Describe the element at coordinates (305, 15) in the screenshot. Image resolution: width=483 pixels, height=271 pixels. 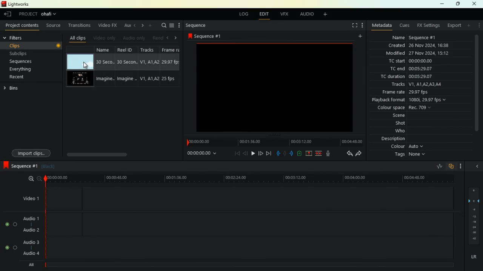
I see `audio` at that location.